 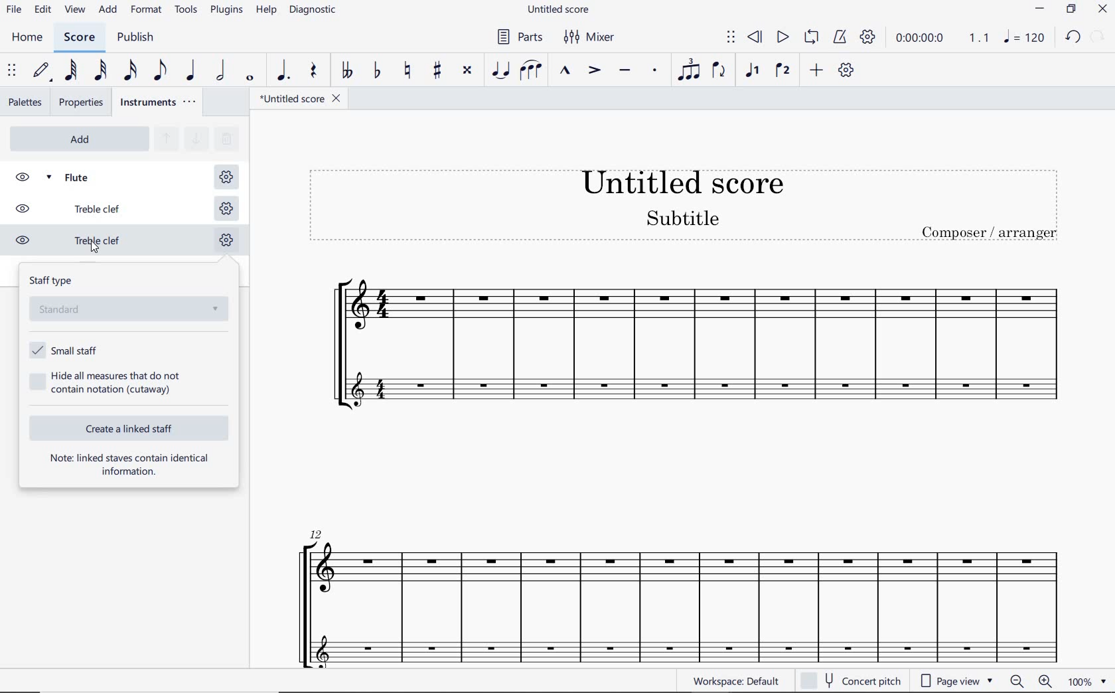 What do you see at coordinates (531, 70) in the screenshot?
I see `SLUR` at bounding box center [531, 70].